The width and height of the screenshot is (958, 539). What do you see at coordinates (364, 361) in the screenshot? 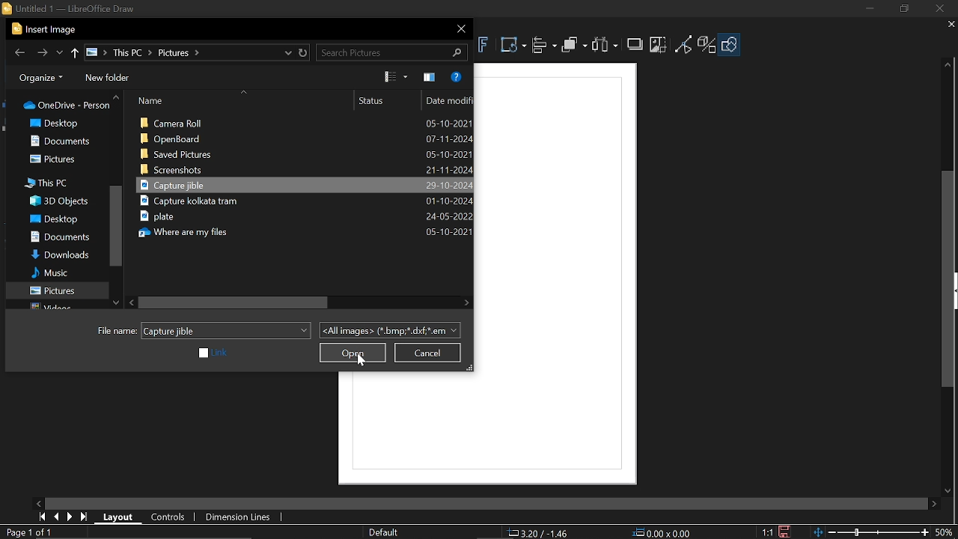
I see `Cursor` at bounding box center [364, 361].